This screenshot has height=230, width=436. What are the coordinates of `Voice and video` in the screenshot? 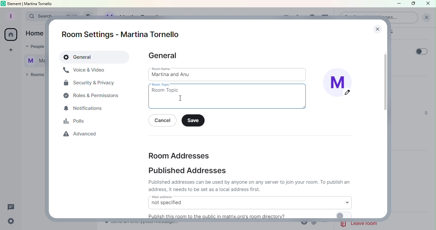 It's located at (85, 70).